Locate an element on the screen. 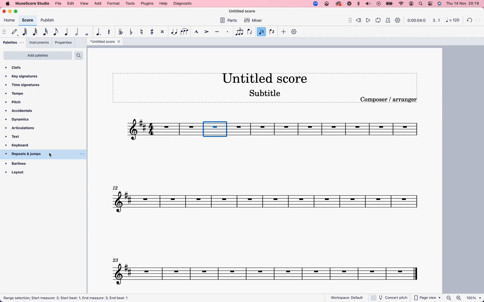  file is located at coordinates (59, 4).